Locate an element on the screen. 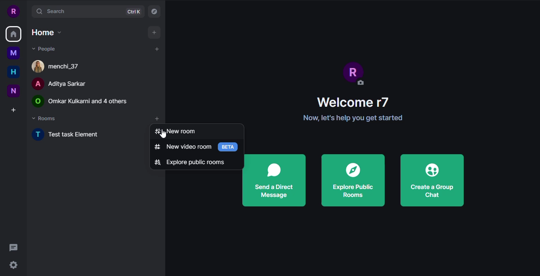 This screenshot has height=276, width=540. welcome is located at coordinates (354, 102).